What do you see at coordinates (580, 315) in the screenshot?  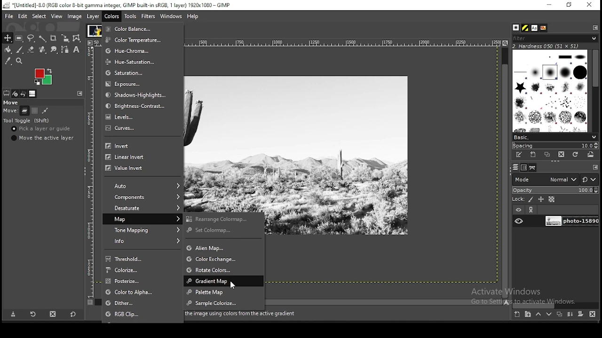 I see `mask layer` at bounding box center [580, 315].